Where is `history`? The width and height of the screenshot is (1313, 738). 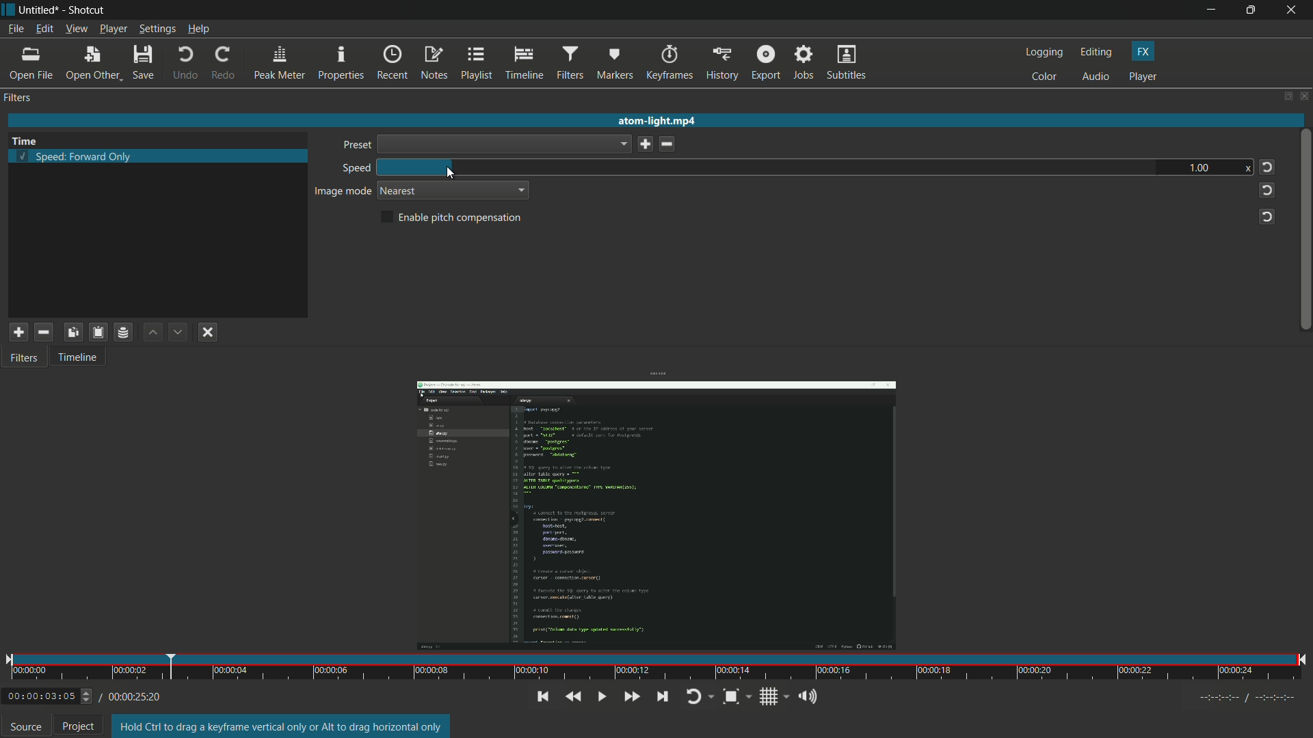 history is located at coordinates (721, 64).